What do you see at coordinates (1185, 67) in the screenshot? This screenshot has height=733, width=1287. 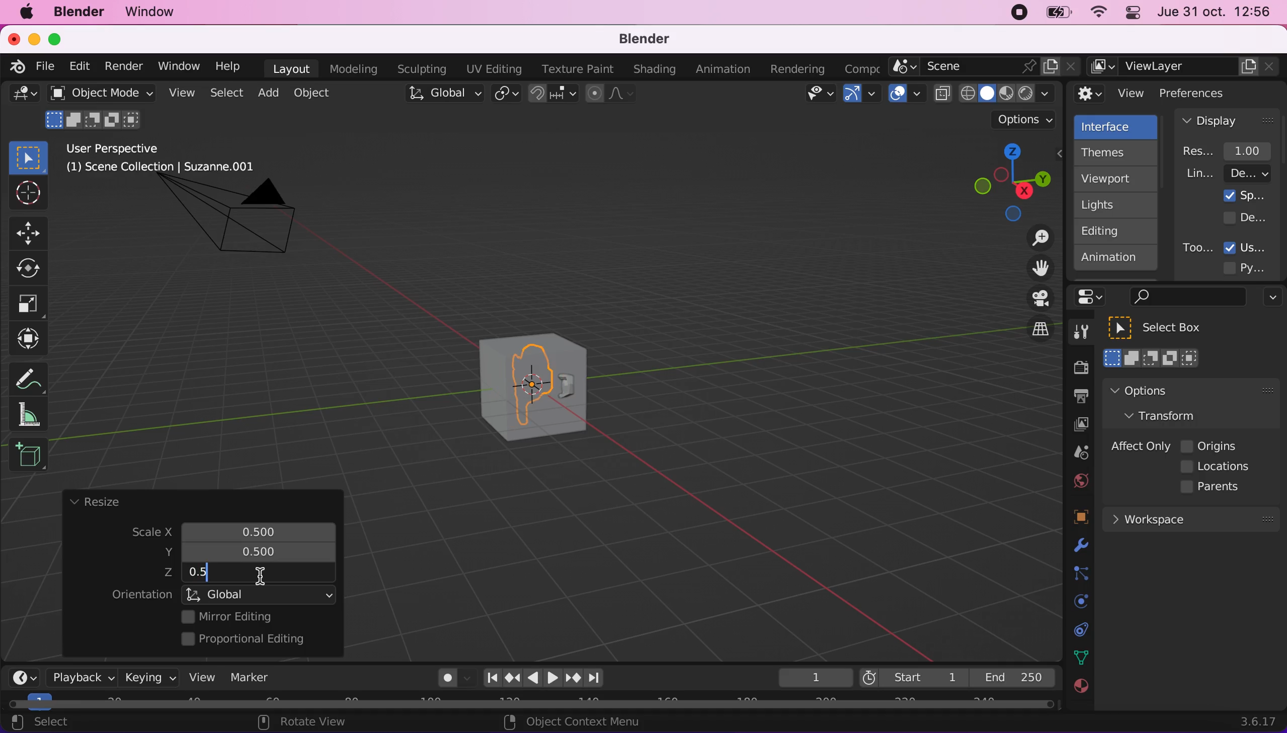 I see `view layer` at bounding box center [1185, 67].